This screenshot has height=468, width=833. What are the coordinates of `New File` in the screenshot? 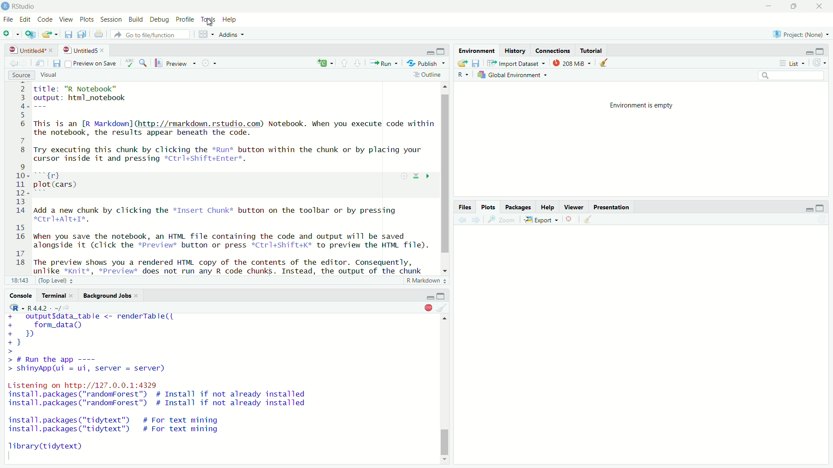 It's located at (12, 33).